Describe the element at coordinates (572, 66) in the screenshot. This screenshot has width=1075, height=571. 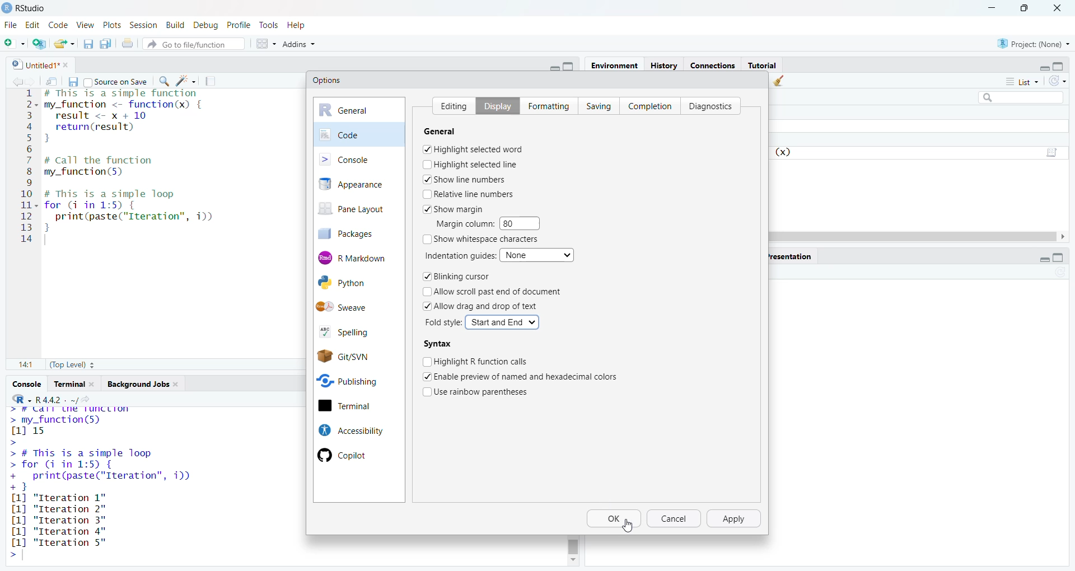
I see `maximize` at that location.